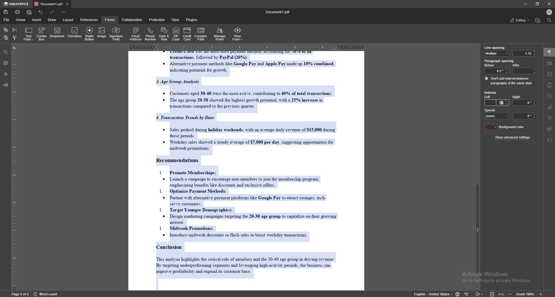  What do you see at coordinates (6, 74) in the screenshot?
I see `headings` at bounding box center [6, 74].